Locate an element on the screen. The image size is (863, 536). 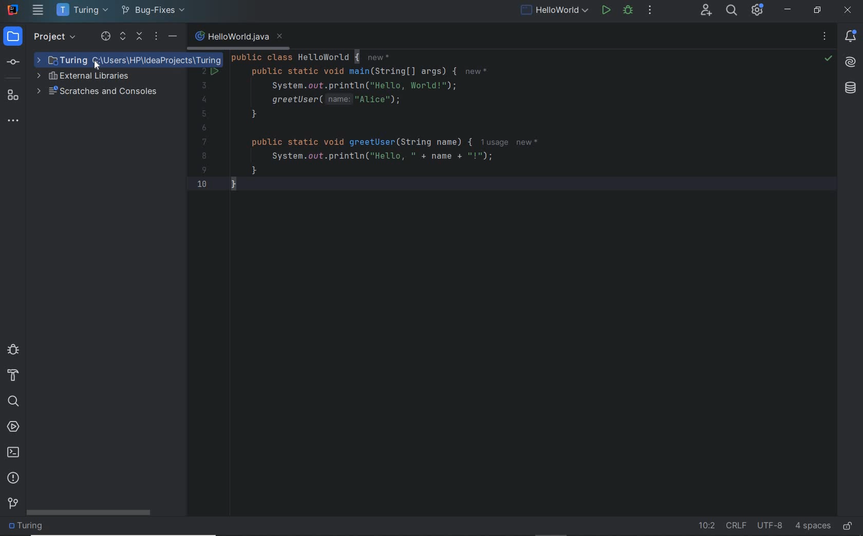
file name is located at coordinates (238, 38).